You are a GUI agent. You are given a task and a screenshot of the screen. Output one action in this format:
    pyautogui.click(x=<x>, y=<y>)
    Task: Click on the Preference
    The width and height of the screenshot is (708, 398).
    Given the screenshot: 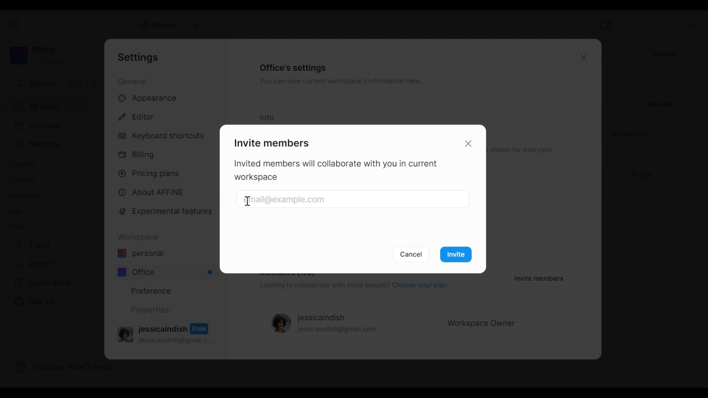 What is the action you would take?
    pyautogui.click(x=148, y=290)
    